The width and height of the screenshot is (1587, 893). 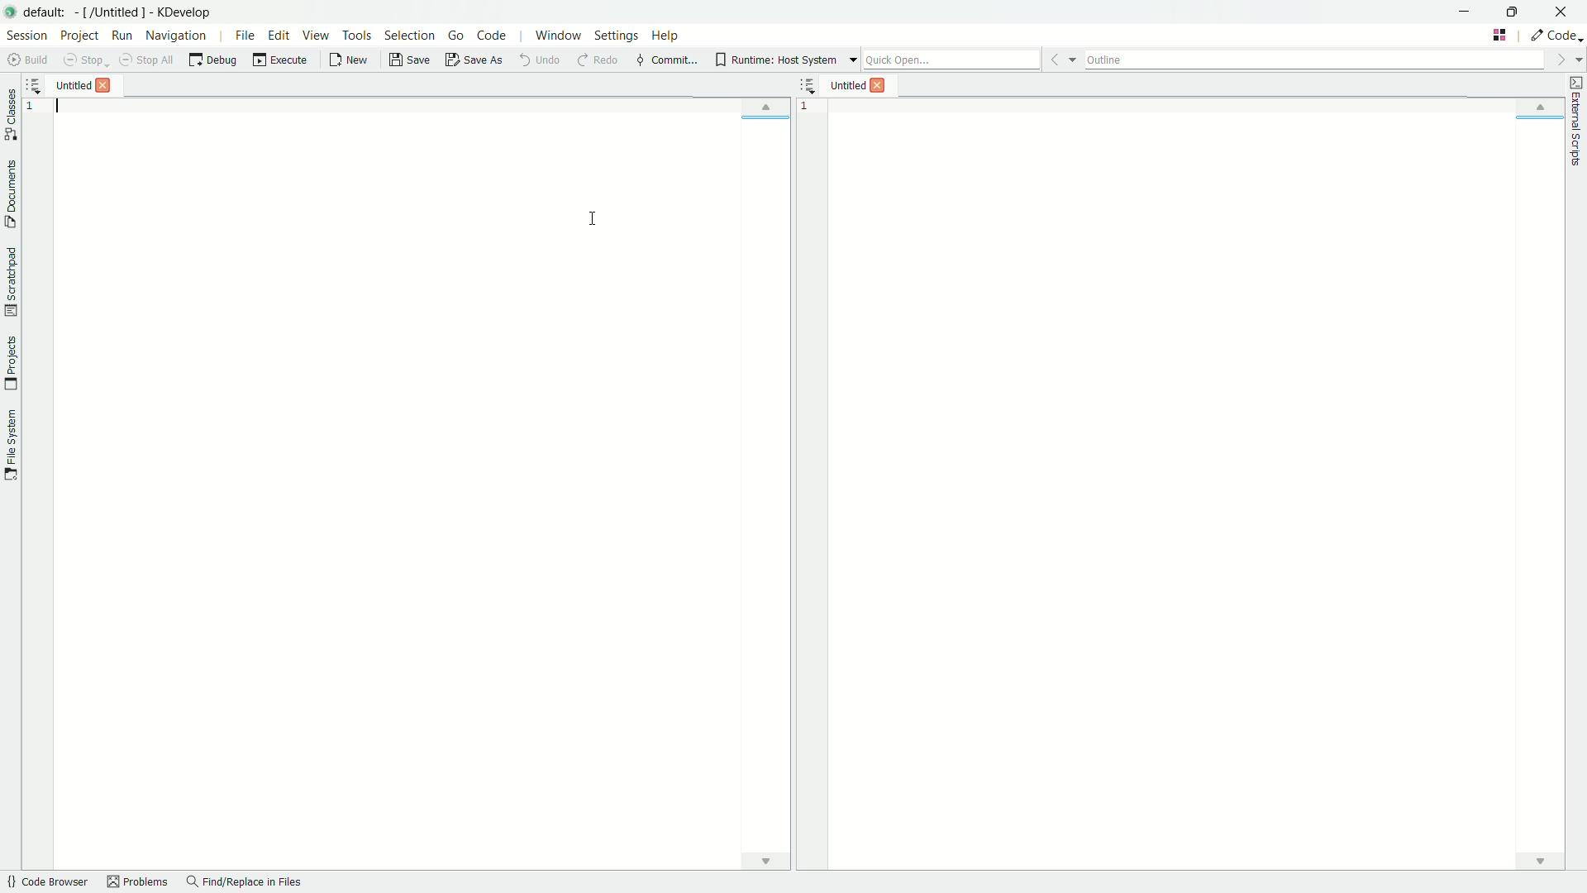 What do you see at coordinates (103, 86) in the screenshot?
I see `close` at bounding box center [103, 86].